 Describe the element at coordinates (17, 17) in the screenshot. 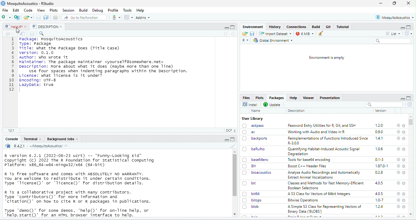

I see `create a project` at that location.